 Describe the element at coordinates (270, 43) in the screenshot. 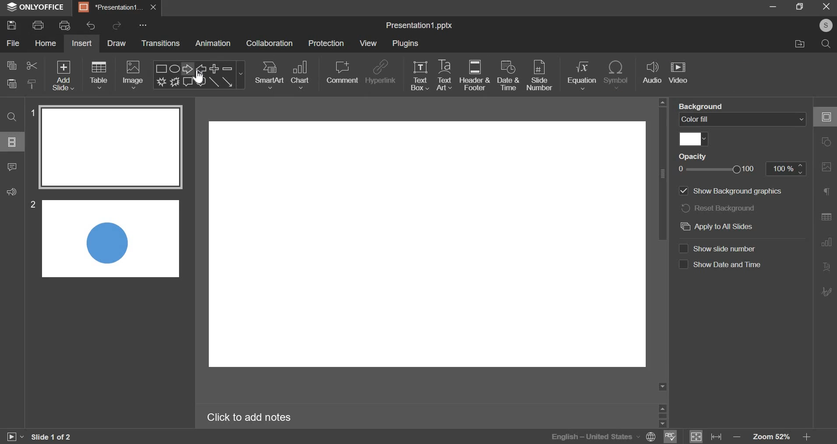

I see `collaboration` at that location.